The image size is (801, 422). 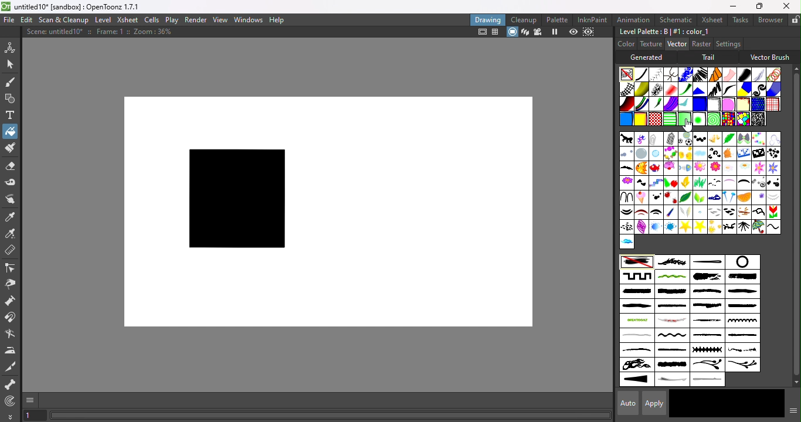 What do you see at coordinates (31, 400) in the screenshot?
I see `GUI show/hide` at bounding box center [31, 400].